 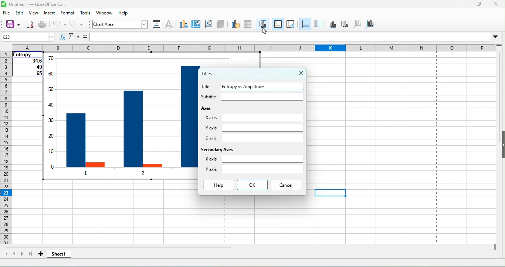 I want to click on 1, so click(x=87, y=172).